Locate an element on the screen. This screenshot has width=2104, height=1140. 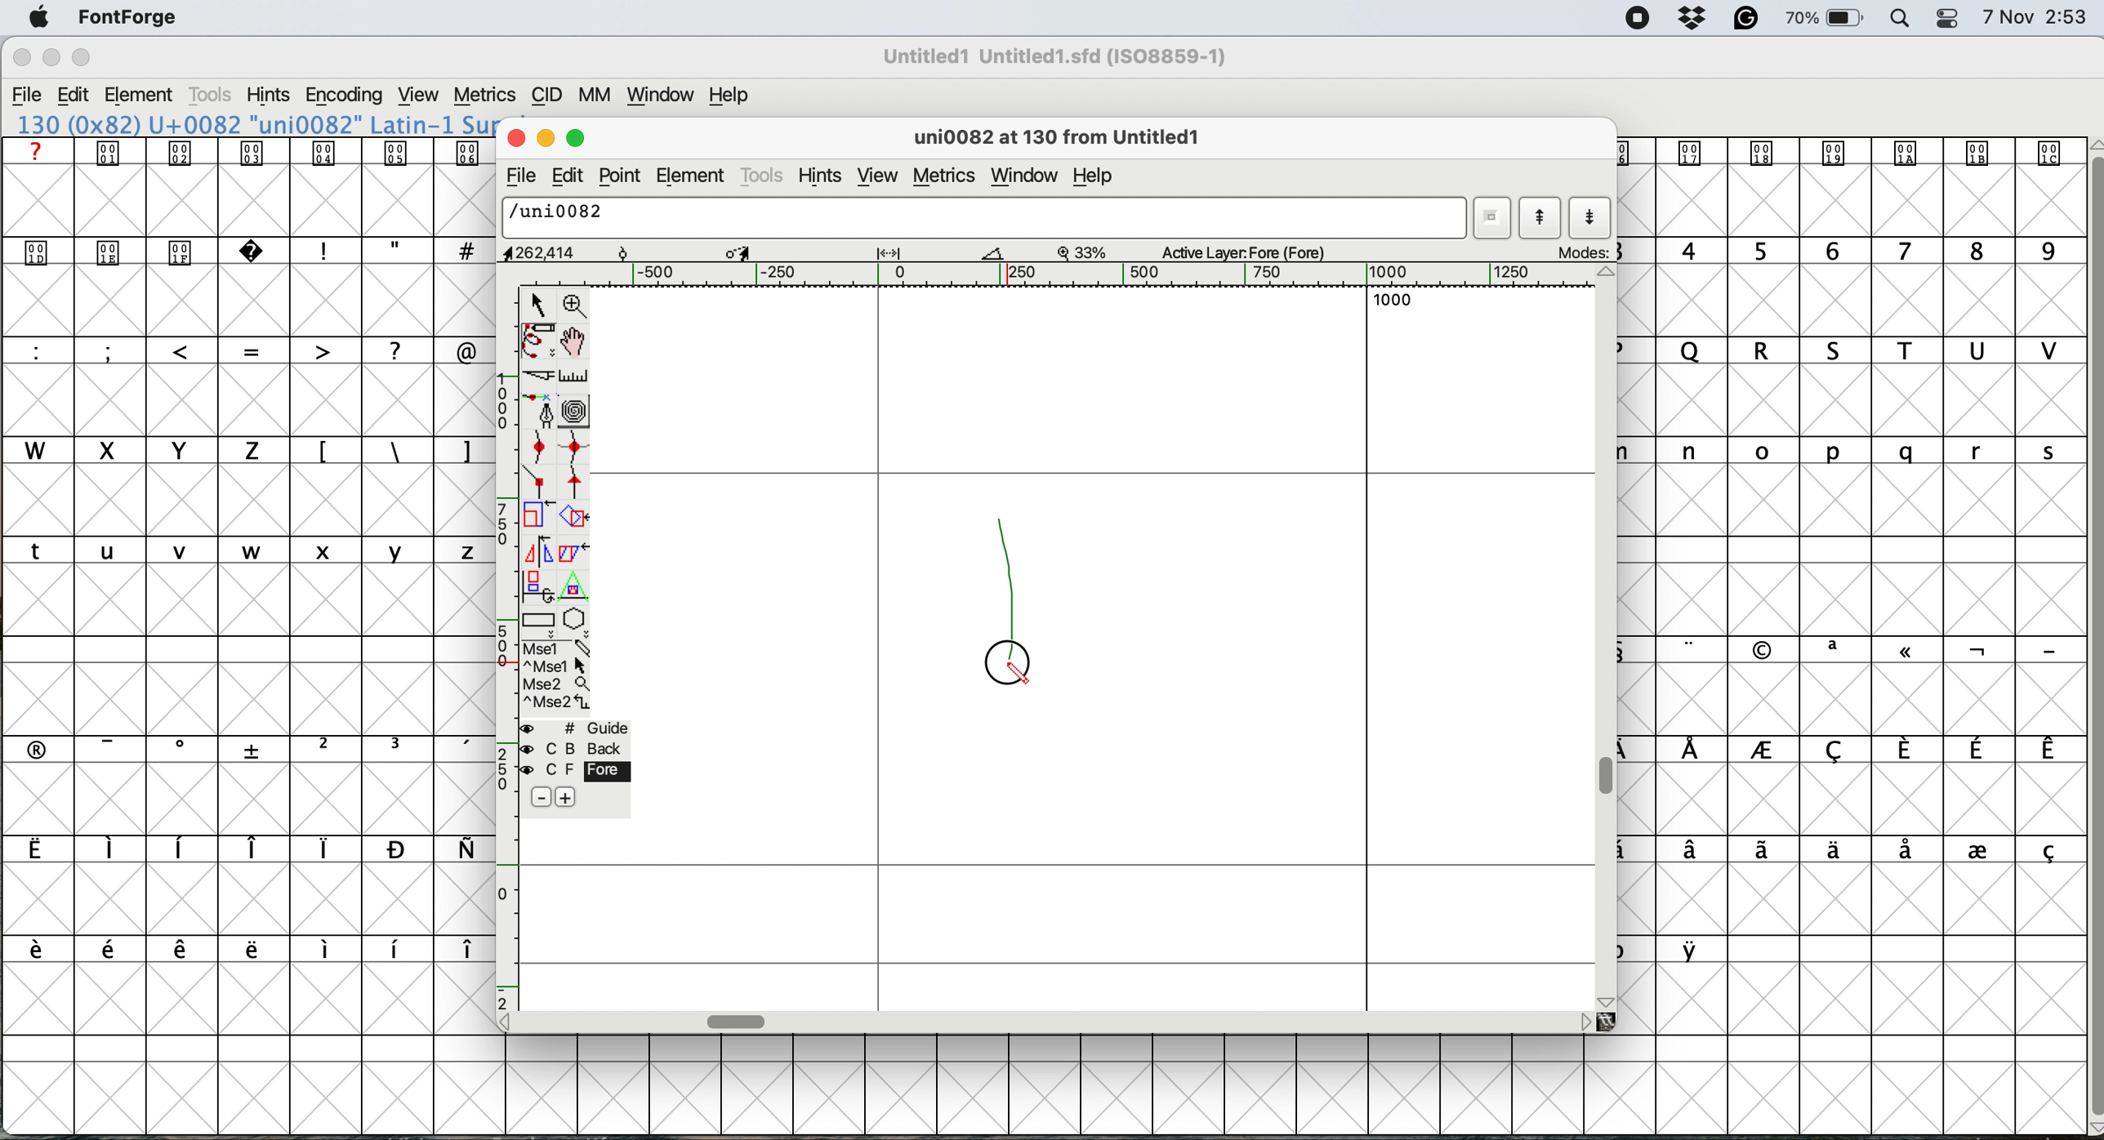
metrics is located at coordinates (488, 92).